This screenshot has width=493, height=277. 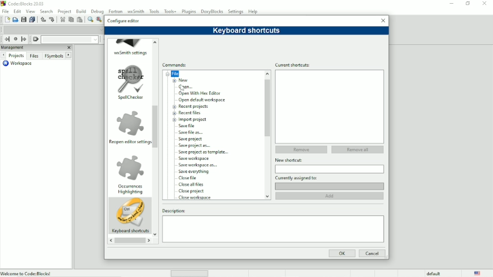 What do you see at coordinates (273, 229) in the screenshot?
I see `` at bounding box center [273, 229].